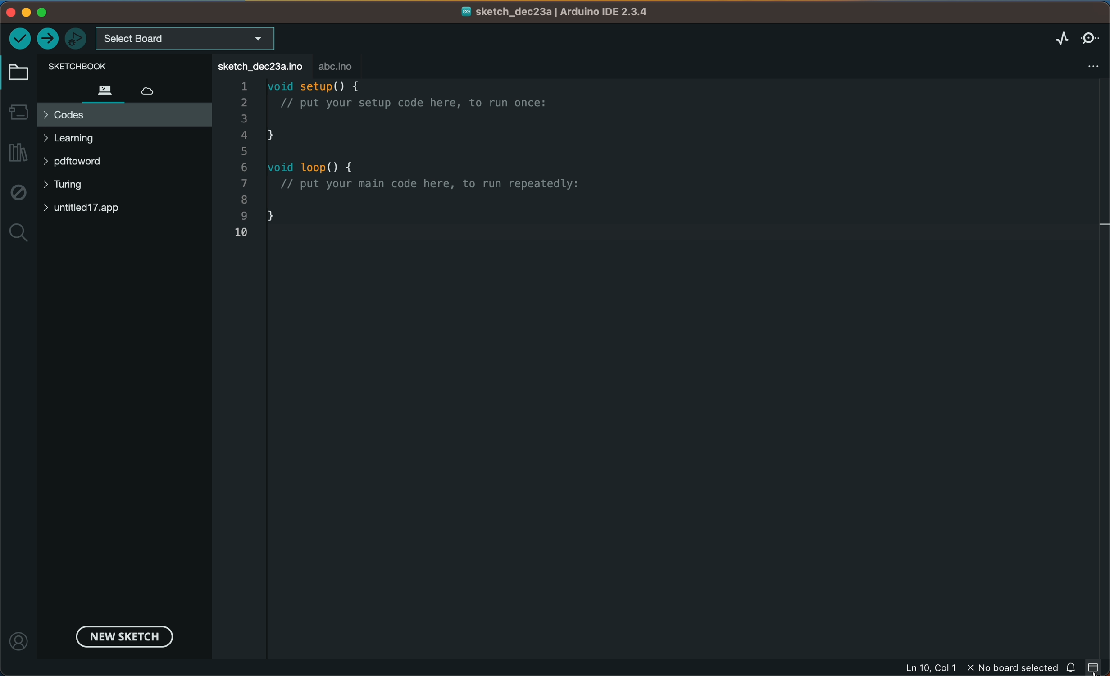  I want to click on window control, so click(66, 13).